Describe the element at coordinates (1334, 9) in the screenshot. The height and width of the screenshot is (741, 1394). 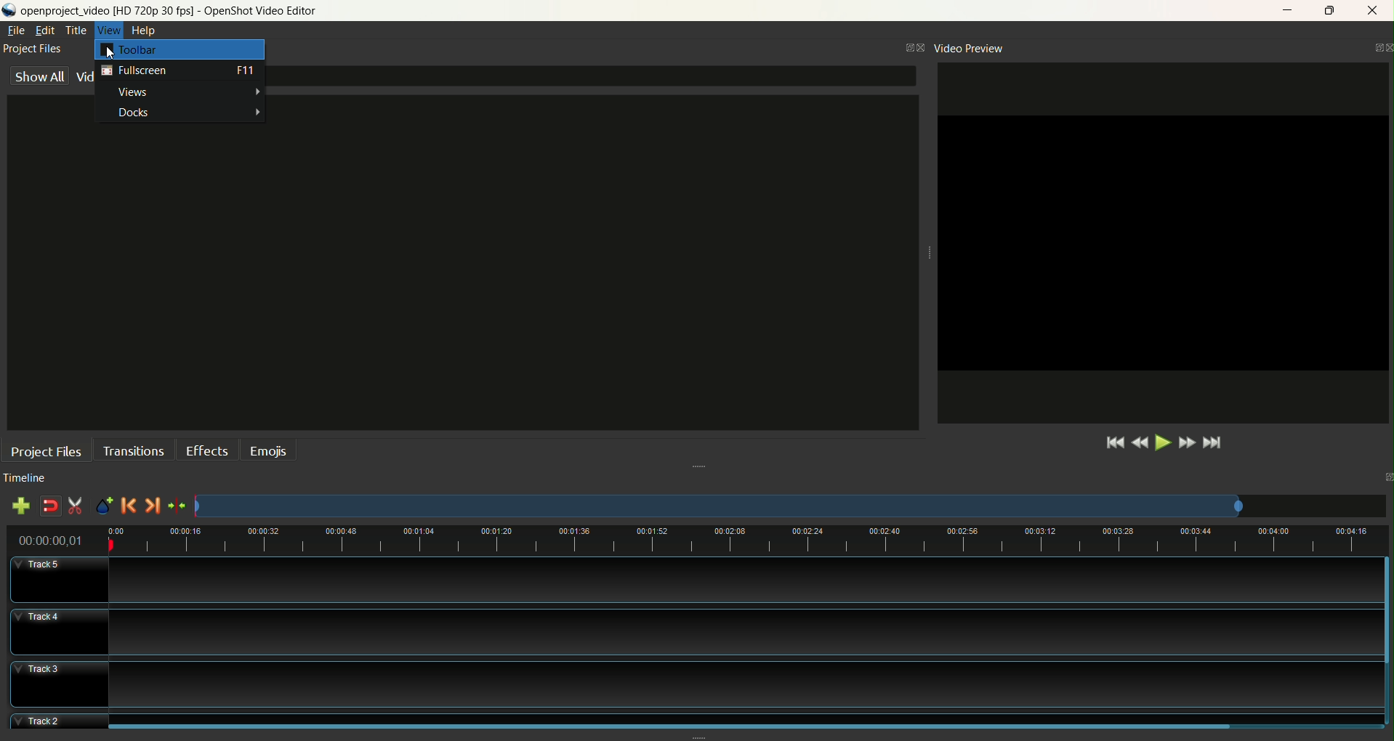
I see `maximize` at that location.